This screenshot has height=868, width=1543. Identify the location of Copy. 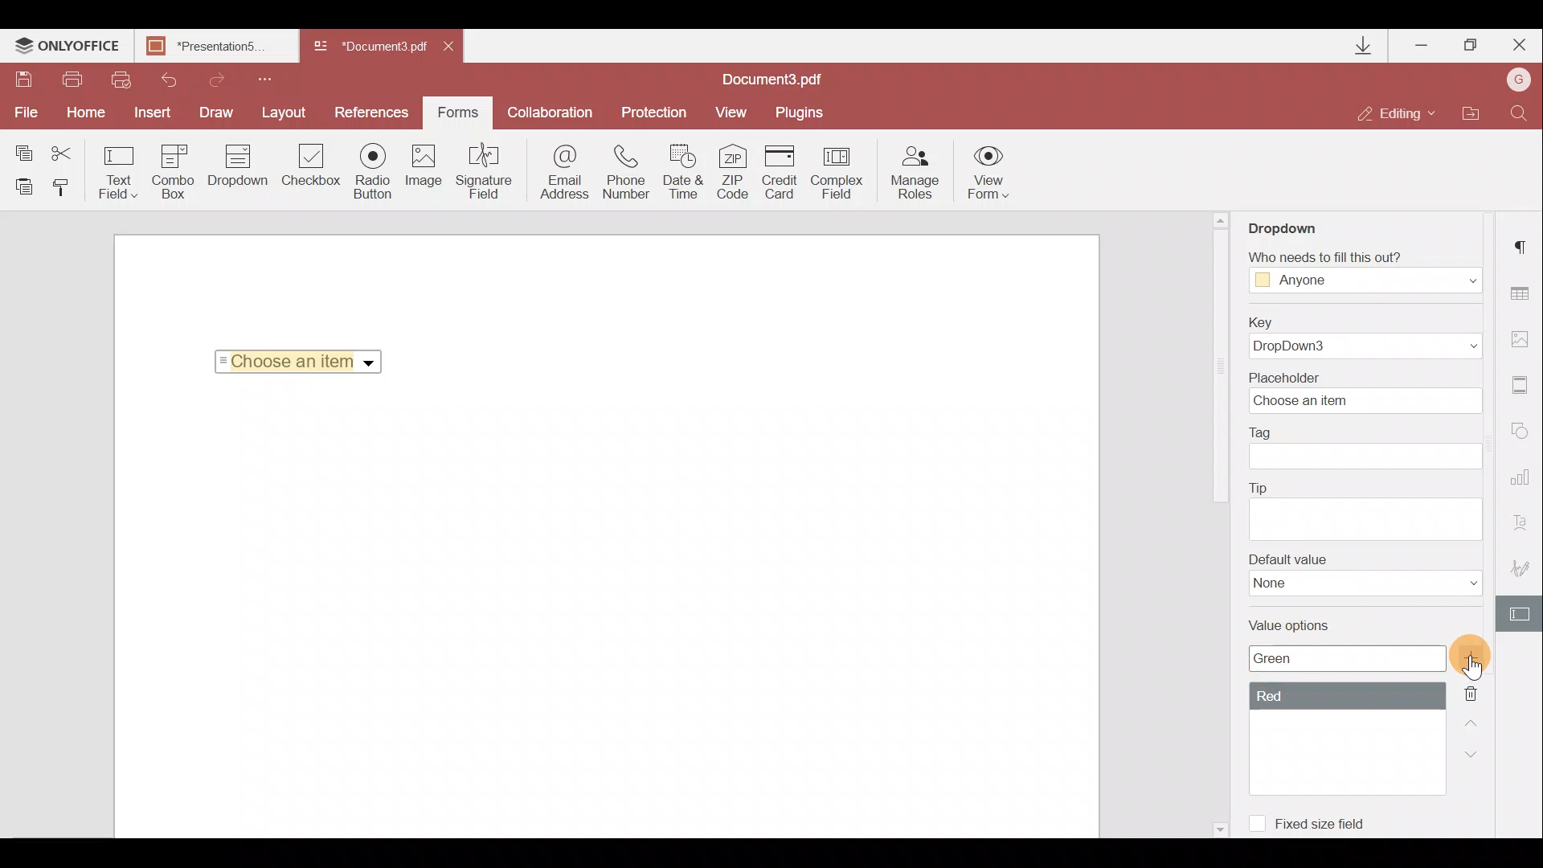
(19, 147).